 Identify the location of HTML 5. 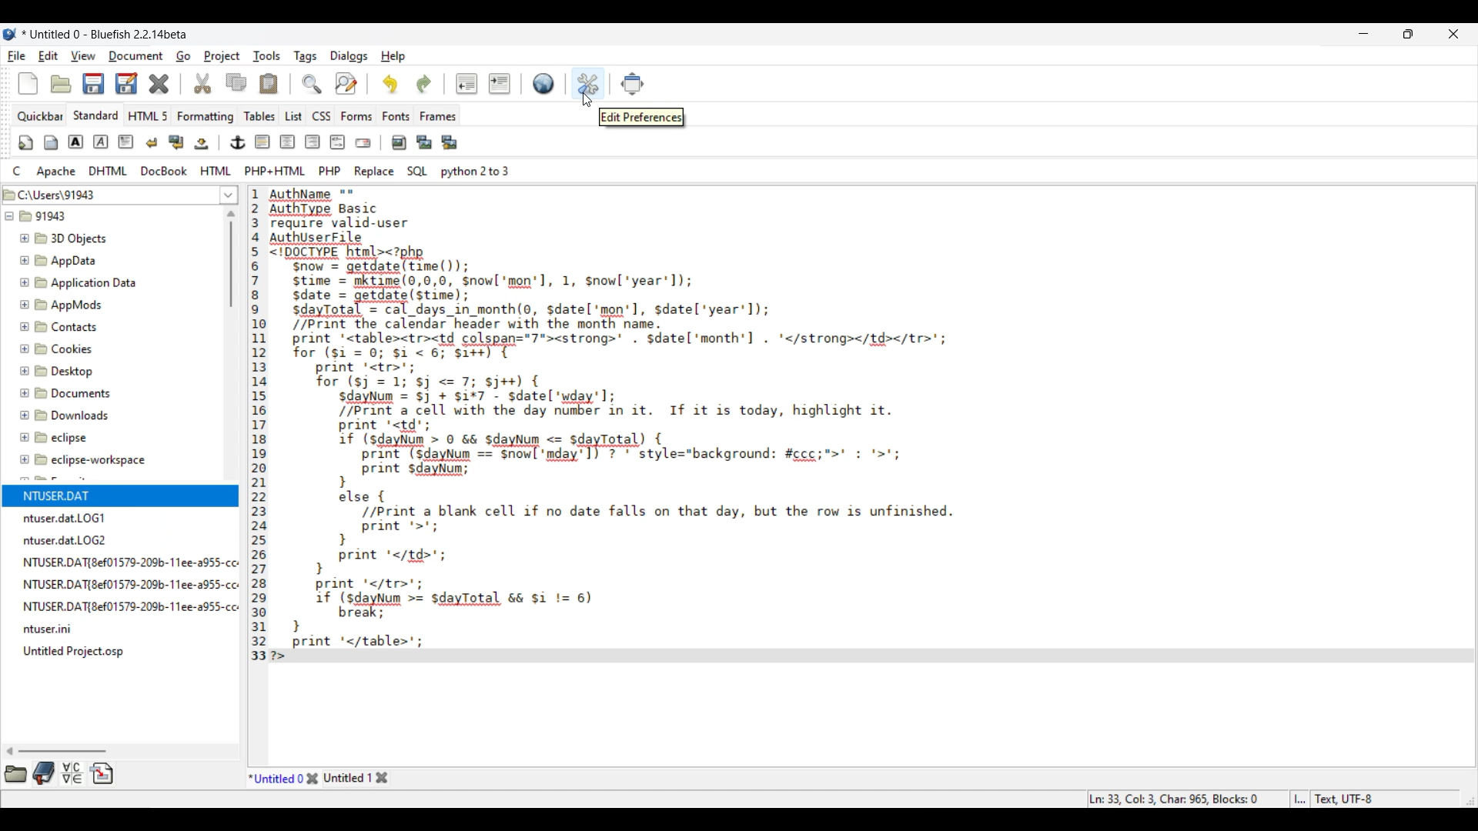
(148, 115).